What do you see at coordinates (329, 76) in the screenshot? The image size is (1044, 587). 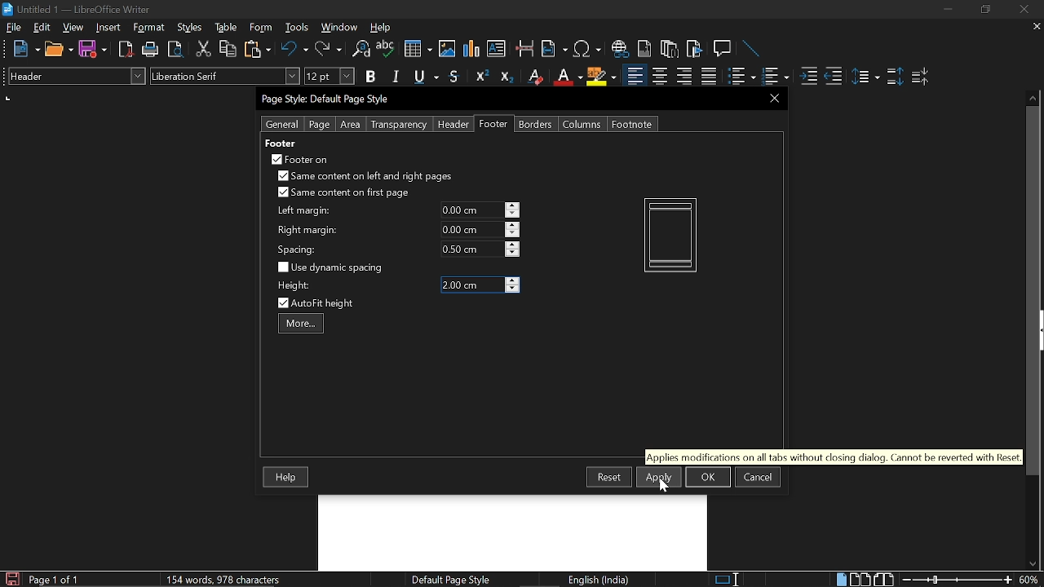 I see `Text size` at bounding box center [329, 76].